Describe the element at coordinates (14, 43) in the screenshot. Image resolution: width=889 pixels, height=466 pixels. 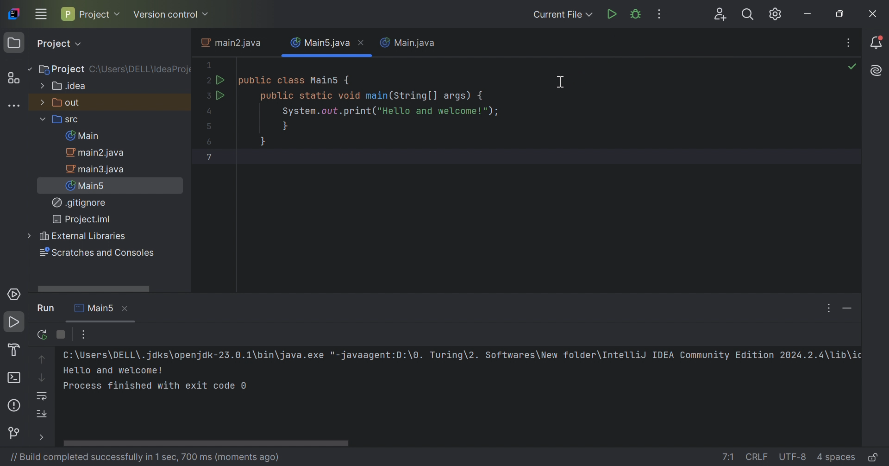
I see `Project icon` at that location.